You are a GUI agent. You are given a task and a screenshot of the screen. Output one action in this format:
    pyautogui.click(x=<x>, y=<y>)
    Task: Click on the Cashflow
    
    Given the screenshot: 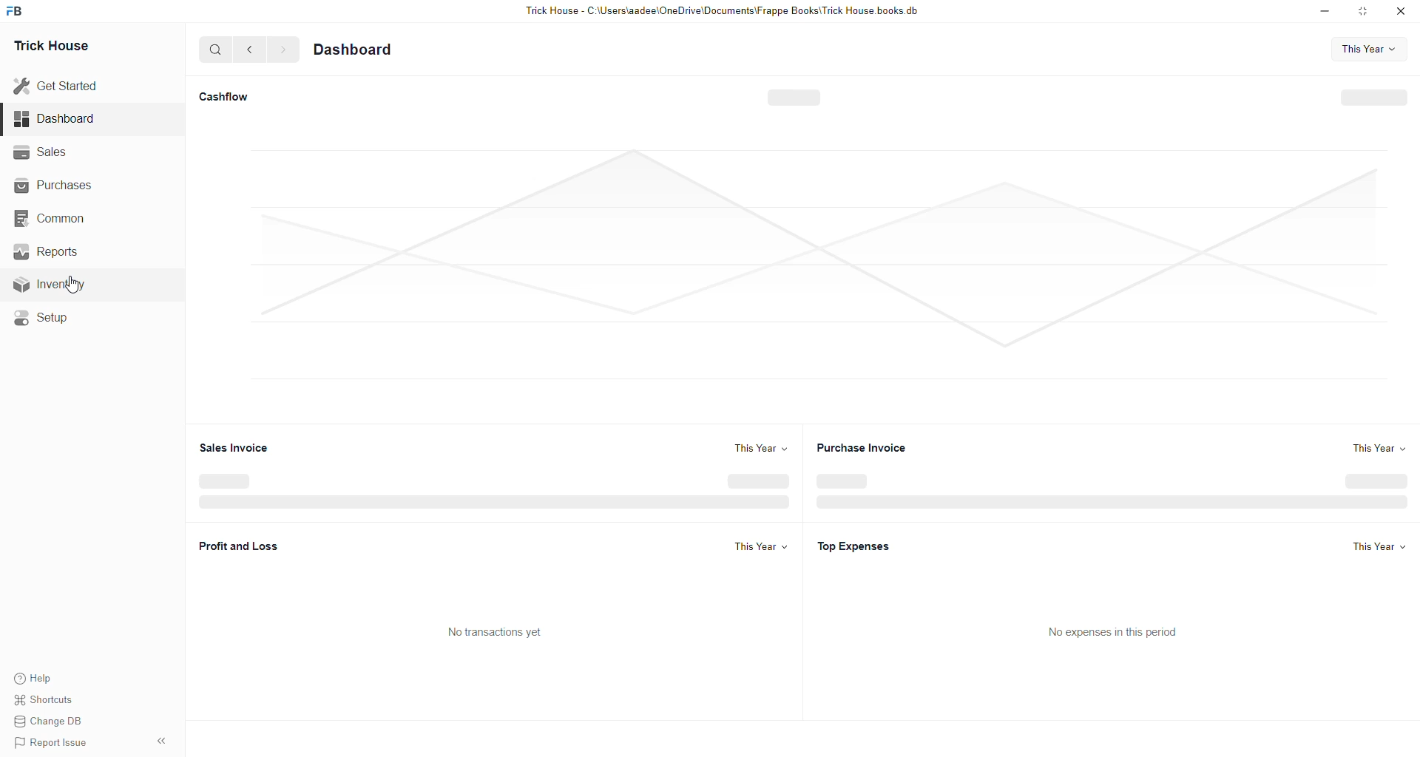 What is the action you would take?
    pyautogui.click(x=220, y=98)
    